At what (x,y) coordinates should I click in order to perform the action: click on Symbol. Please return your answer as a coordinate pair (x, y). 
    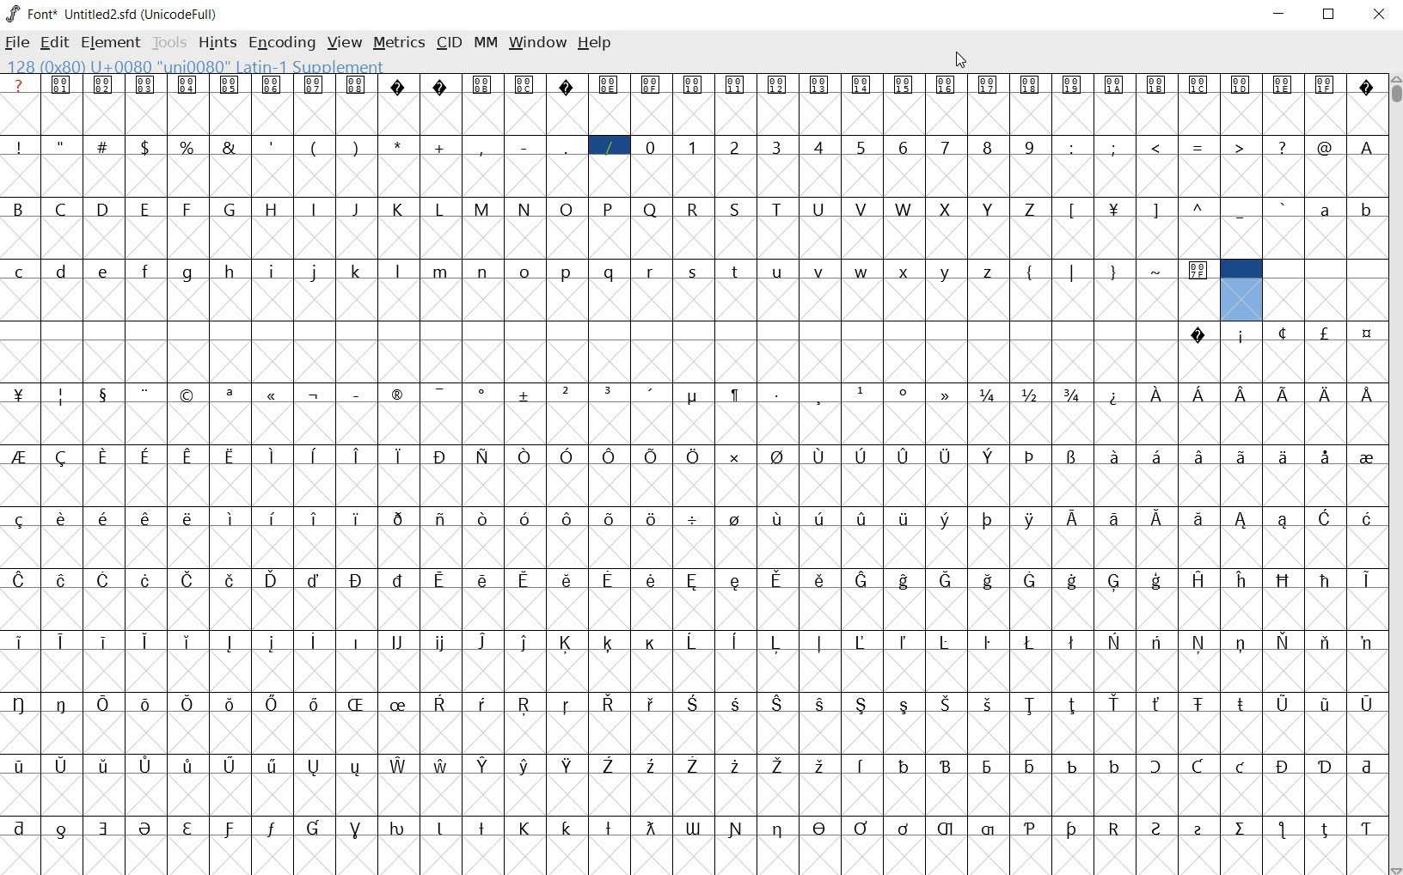
    Looking at the image, I should click on (439, 86).